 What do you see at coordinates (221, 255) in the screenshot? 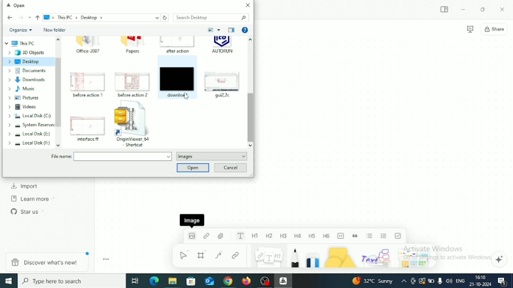
I see `Curve` at bounding box center [221, 255].